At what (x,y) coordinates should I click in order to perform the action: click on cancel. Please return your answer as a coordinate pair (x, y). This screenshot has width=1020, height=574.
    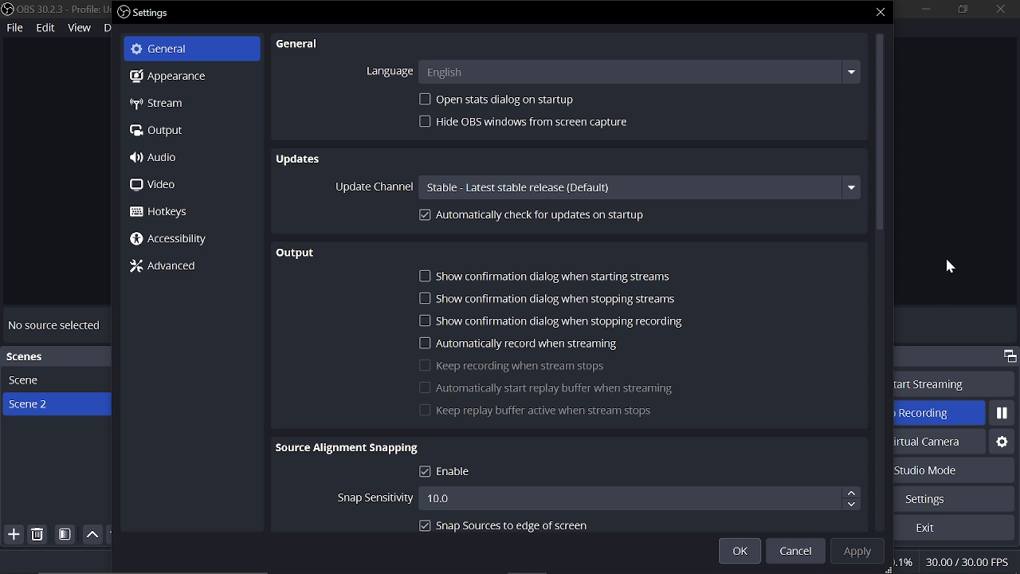
    Looking at the image, I should click on (794, 552).